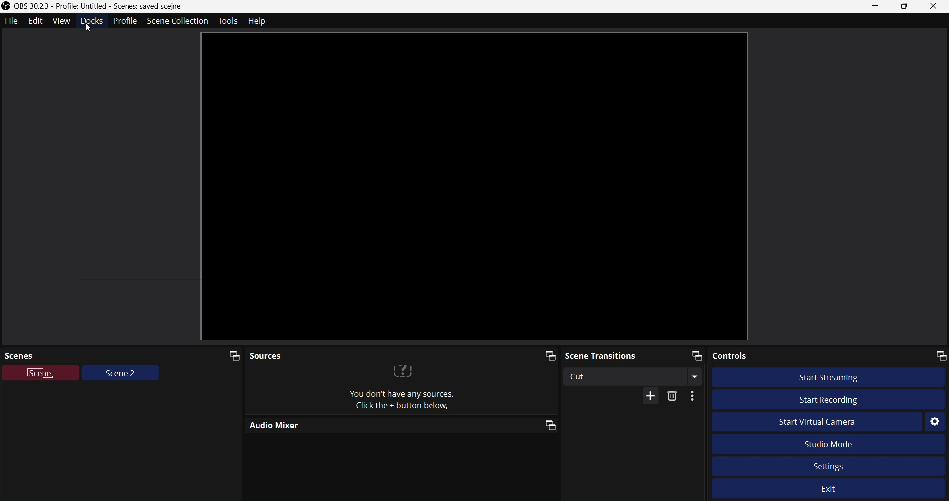 The width and height of the screenshot is (949, 501). Describe the element at coordinates (176, 21) in the screenshot. I see `SceneSeclection` at that location.